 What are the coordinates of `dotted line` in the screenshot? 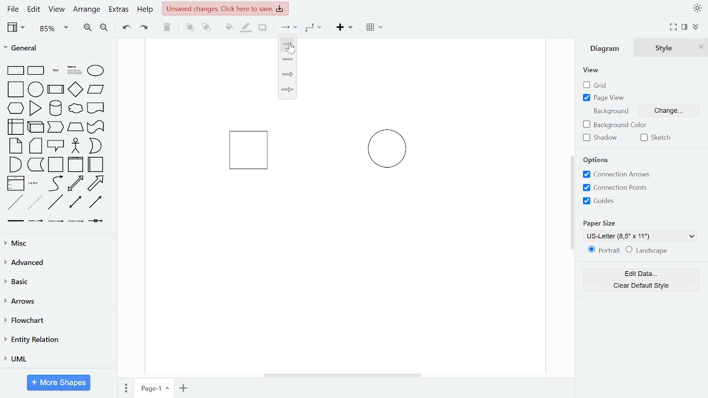 It's located at (35, 203).